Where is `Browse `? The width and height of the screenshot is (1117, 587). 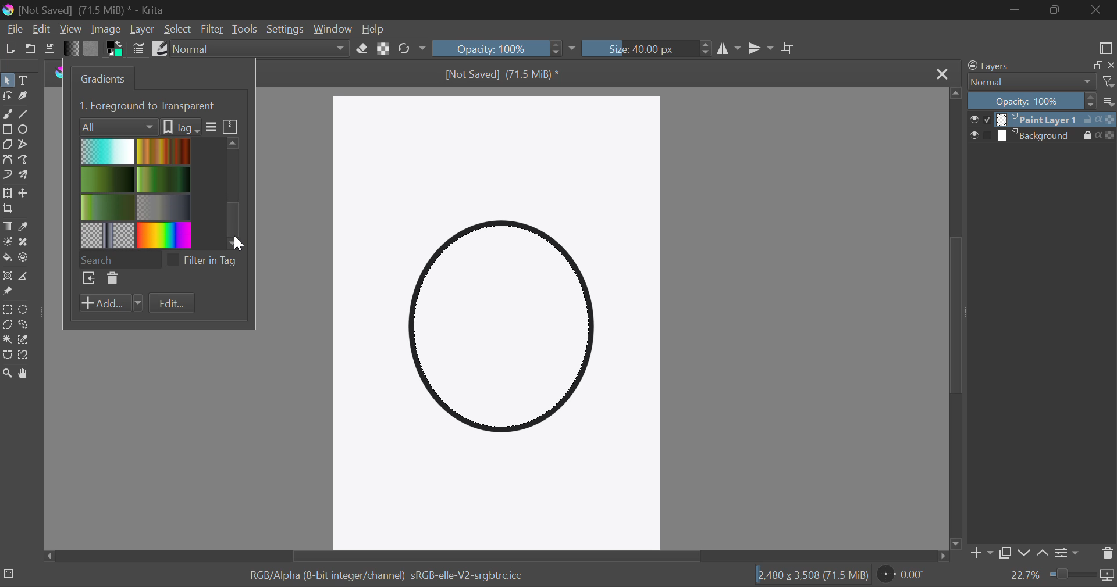
Browse  is located at coordinates (88, 278).